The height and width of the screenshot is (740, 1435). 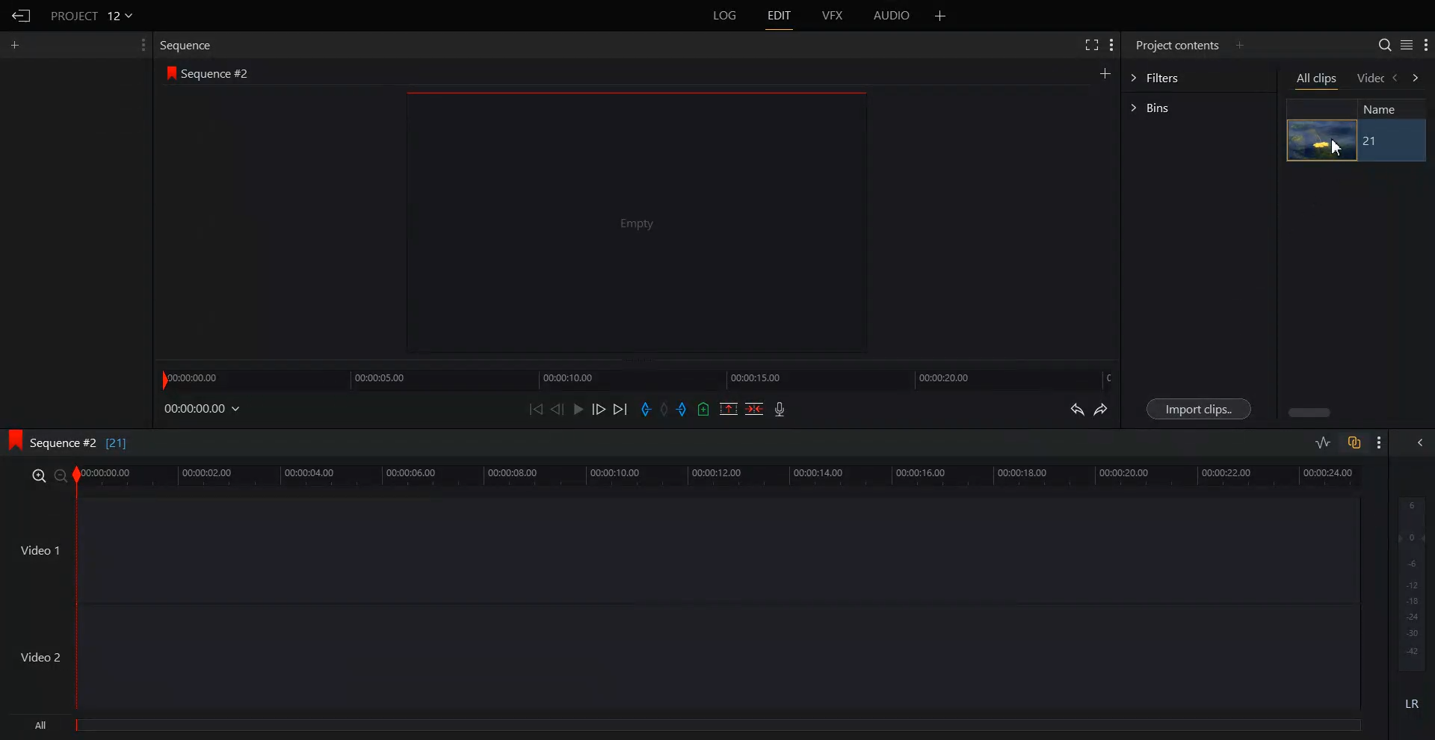 I want to click on Go Back, so click(x=21, y=15).